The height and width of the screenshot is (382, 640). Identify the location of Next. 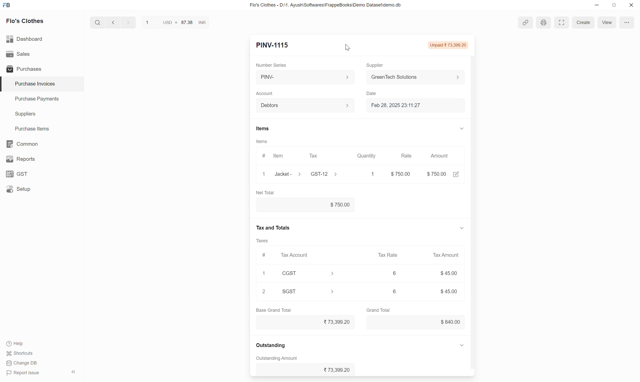
(129, 22).